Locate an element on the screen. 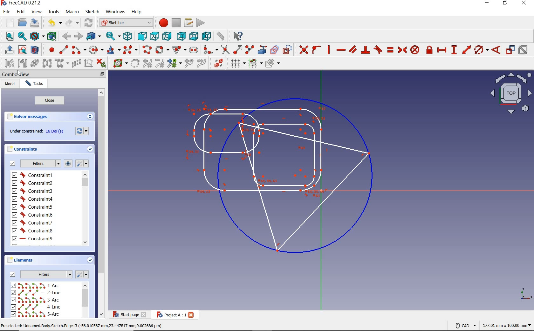 The height and width of the screenshot is (331, 534). delete all constraints is located at coordinates (103, 63).